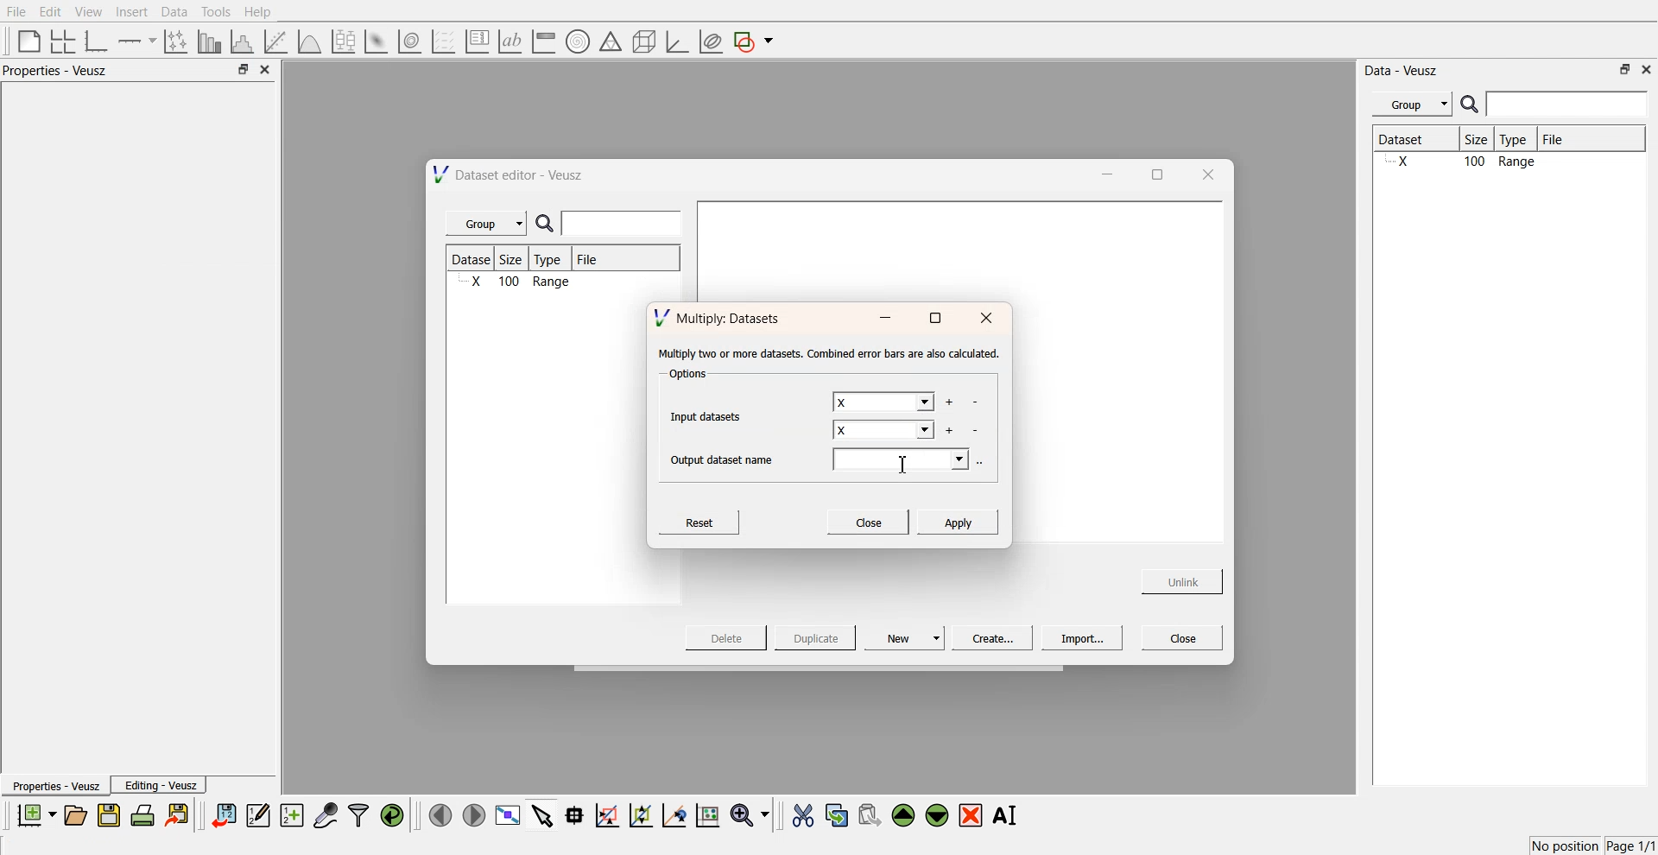  What do you see at coordinates (292, 815) in the screenshot?
I see `create new datasets` at bounding box center [292, 815].